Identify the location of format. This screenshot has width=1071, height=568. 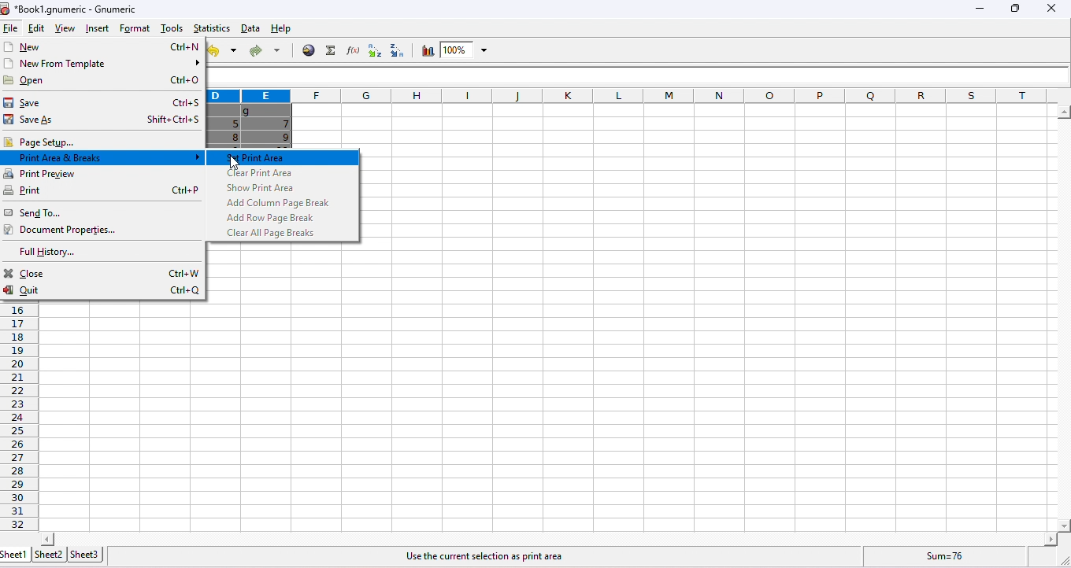
(136, 28).